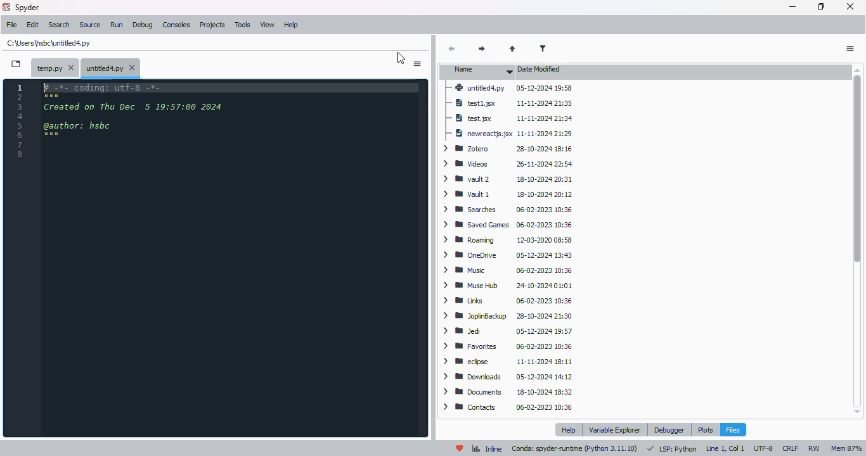 The image size is (866, 456). Describe the element at coordinates (539, 70) in the screenshot. I see `date modified` at that location.